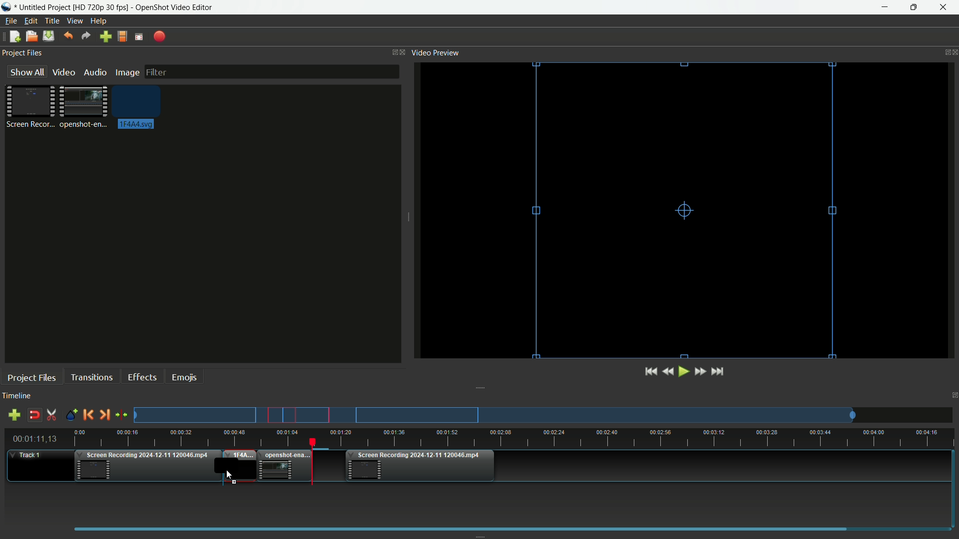 This screenshot has height=539, width=959. I want to click on Close project files, so click(404, 52).